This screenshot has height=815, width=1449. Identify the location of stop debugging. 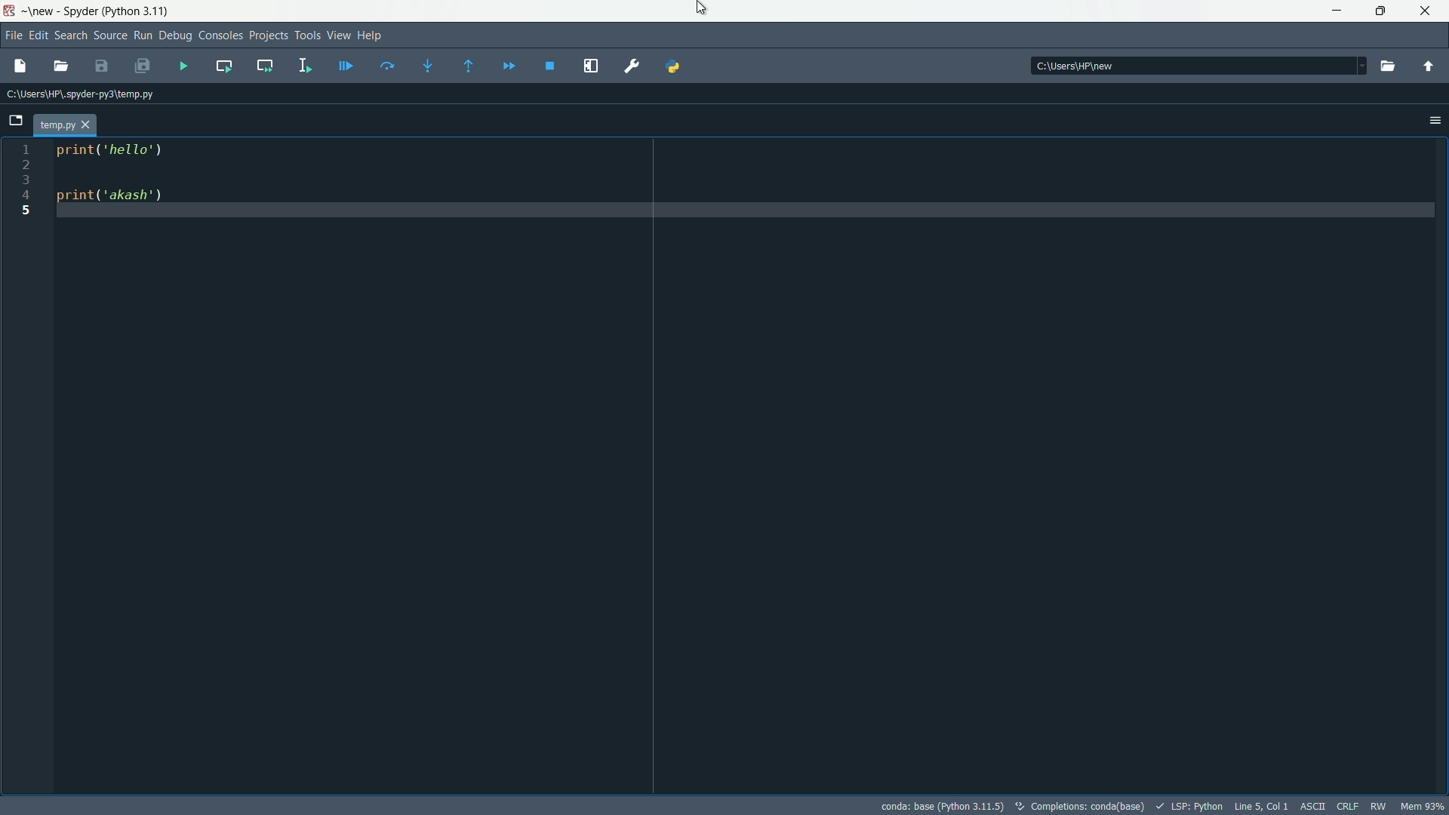
(551, 66).